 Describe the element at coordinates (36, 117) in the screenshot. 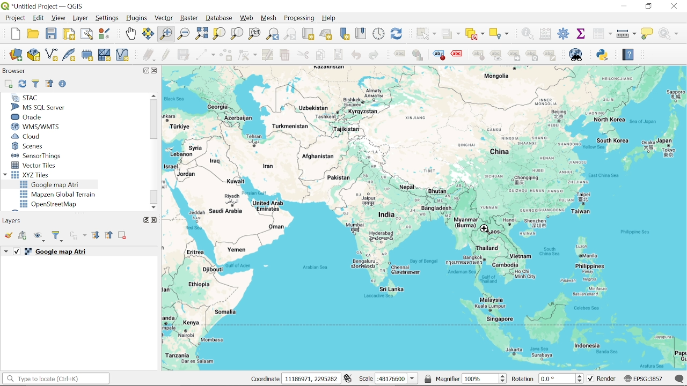

I see `Orade` at that location.